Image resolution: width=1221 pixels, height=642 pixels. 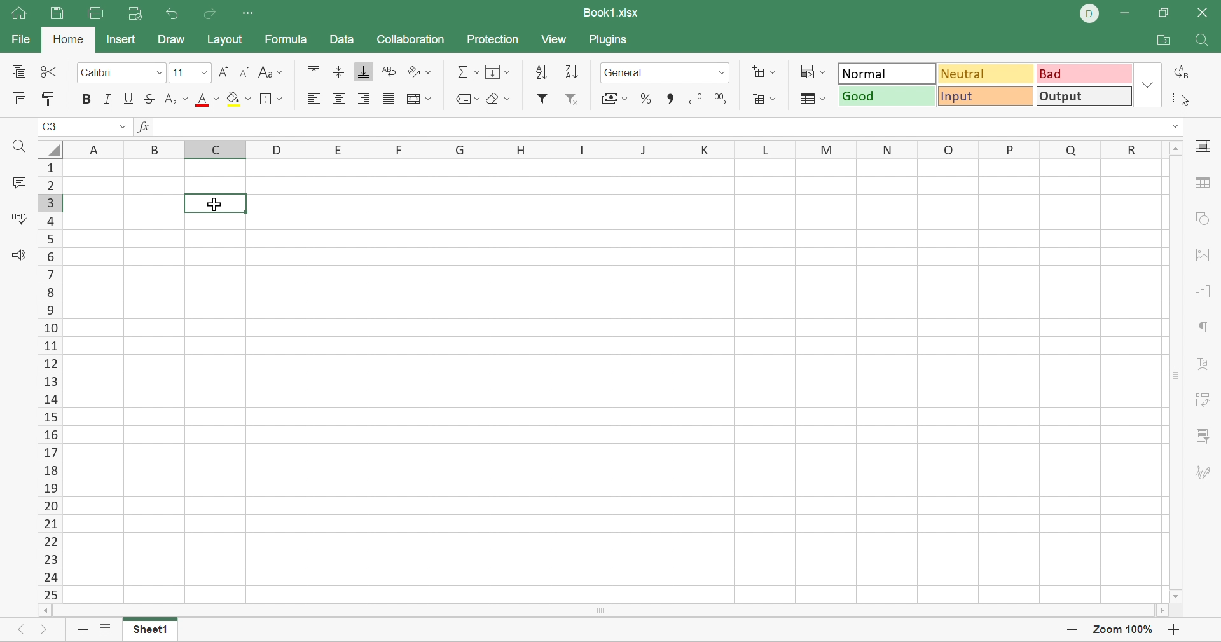 What do you see at coordinates (100, 73) in the screenshot?
I see `Calibri` at bounding box center [100, 73].